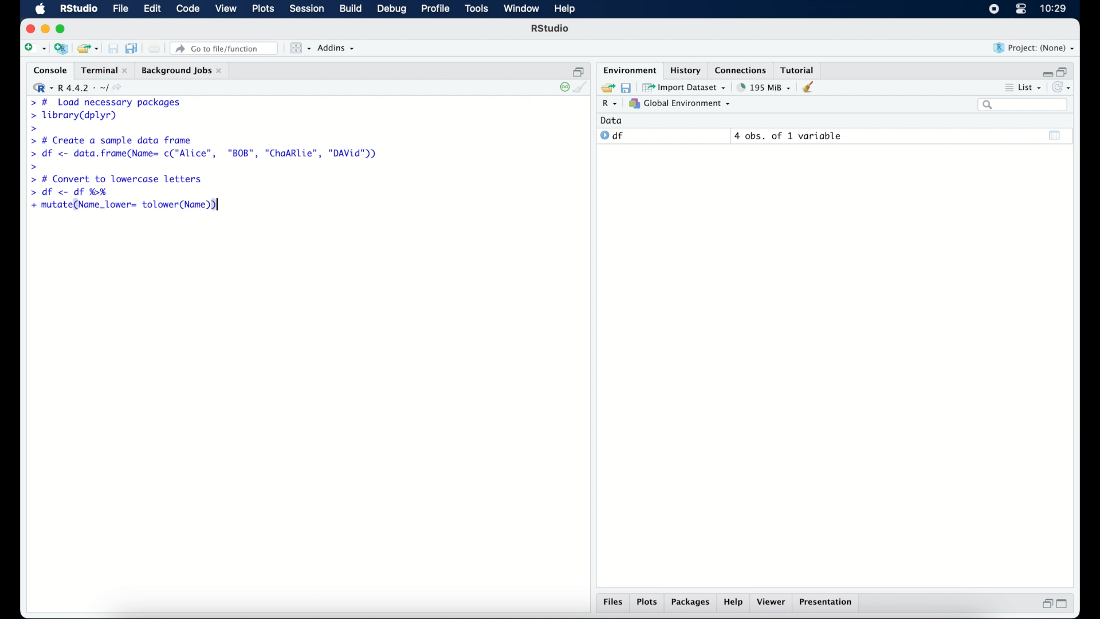 This screenshot has width=1100, height=619. I want to click on import dataset, so click(685, 87).